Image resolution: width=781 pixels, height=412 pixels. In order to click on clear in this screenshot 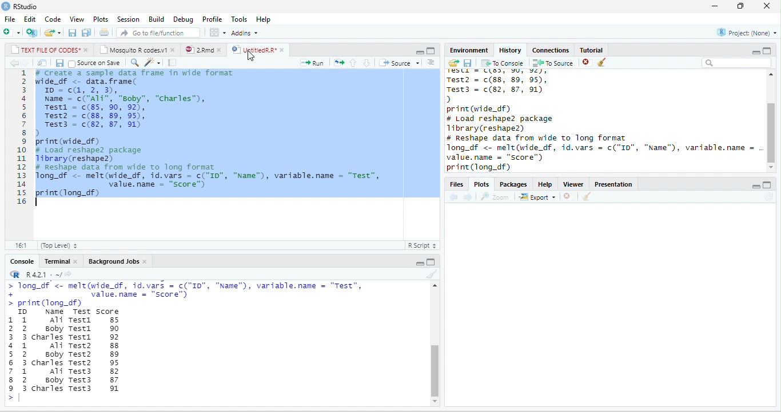, I will do `click(602, 62)`.